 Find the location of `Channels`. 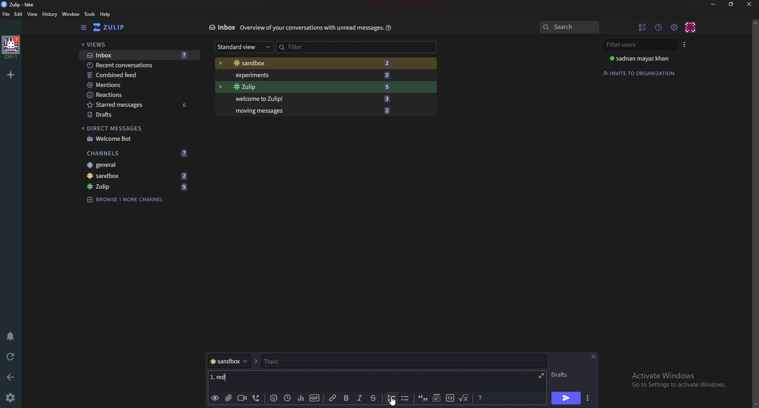

Channels is located at coordinates (139, 152).